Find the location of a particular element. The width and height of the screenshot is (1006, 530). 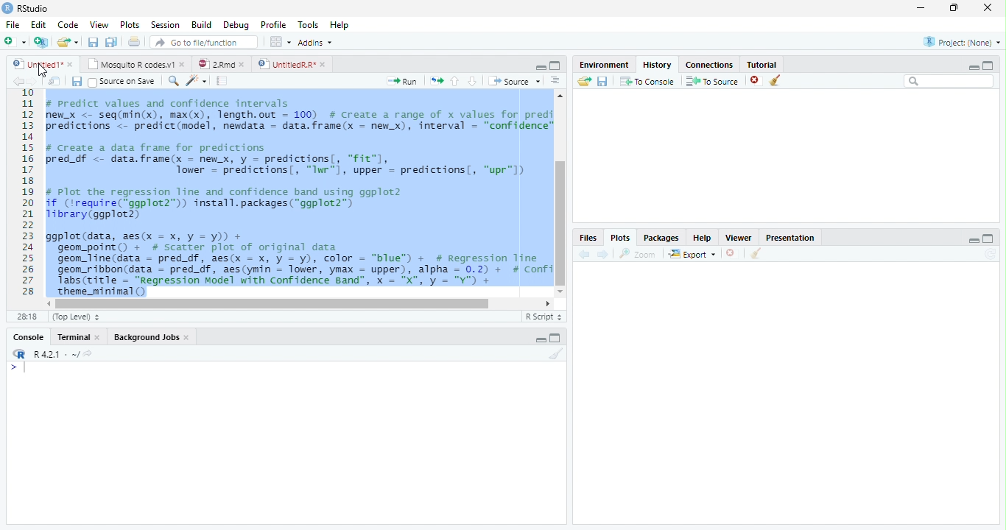

Source on save is located at coordinates (122, 81).